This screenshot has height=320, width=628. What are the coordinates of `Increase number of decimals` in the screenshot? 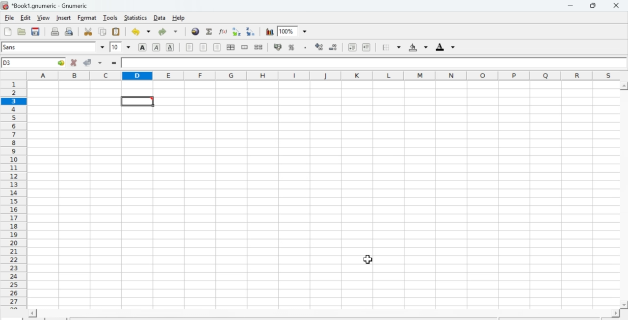 It's located at (319, 47).